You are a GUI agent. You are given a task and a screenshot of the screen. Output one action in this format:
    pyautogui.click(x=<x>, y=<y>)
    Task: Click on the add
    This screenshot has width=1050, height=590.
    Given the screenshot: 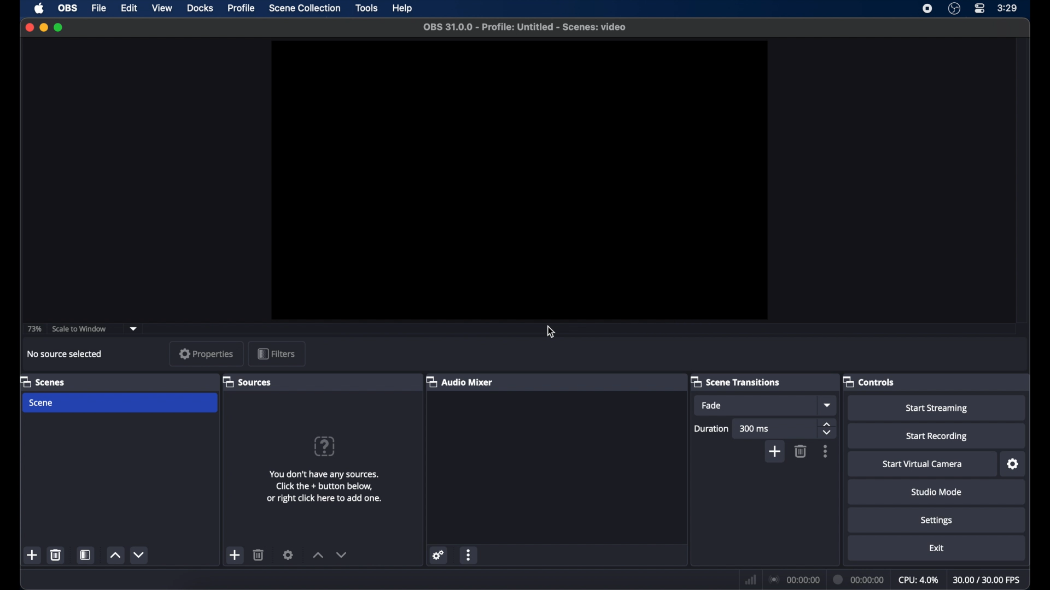 What is the action you would take?
    pyautogui.click(x=234, y=554)
    